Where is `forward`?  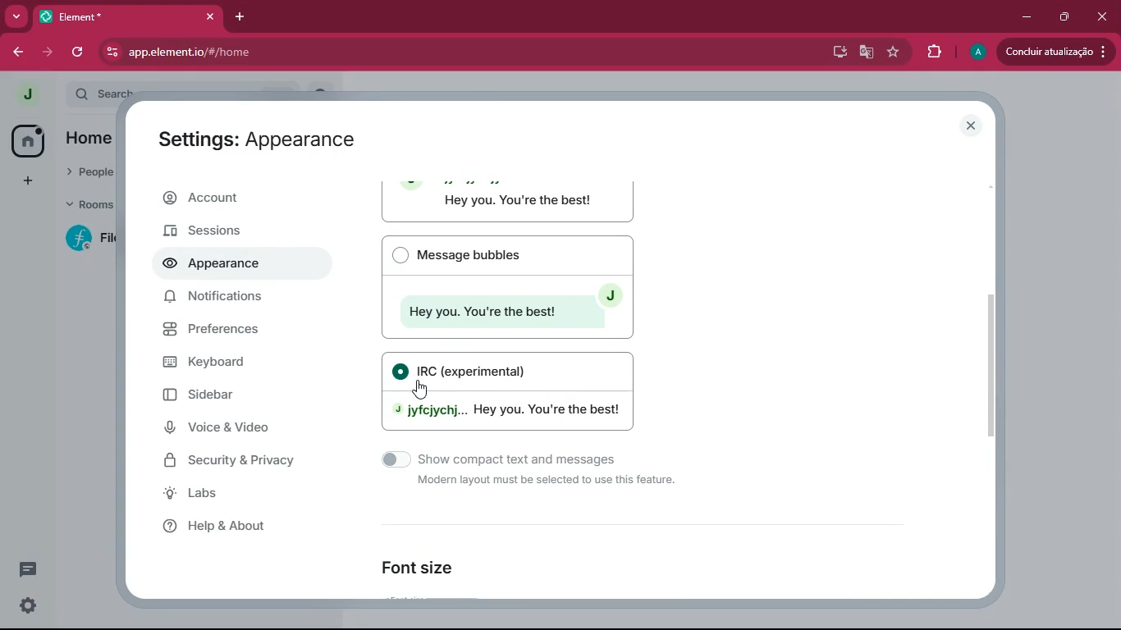 forward is located at coordinates (50, 53).